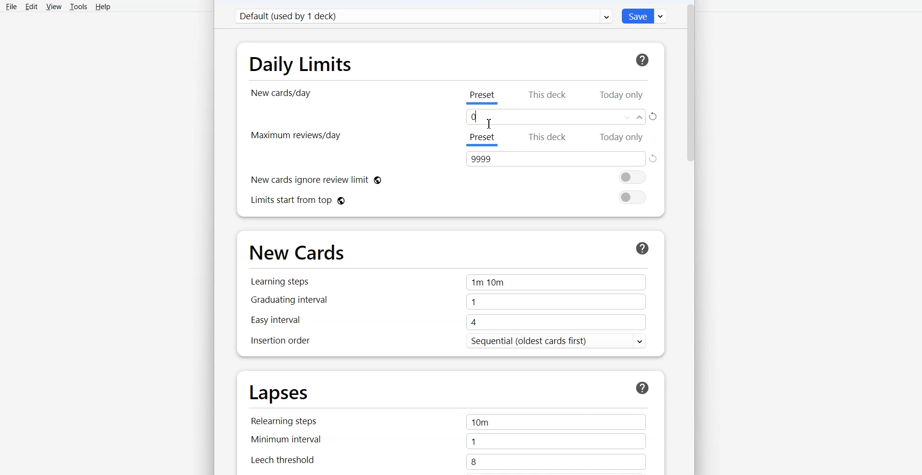 Image resolution: width=922 pixels, height=475 pixels. I want to click on File, so click(12, 6).